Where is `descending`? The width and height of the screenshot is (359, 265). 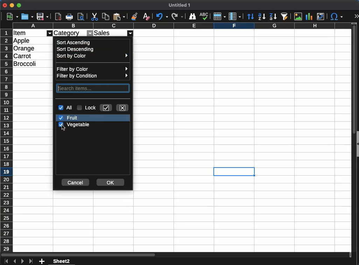 descending is located at coordinates (261, 17).